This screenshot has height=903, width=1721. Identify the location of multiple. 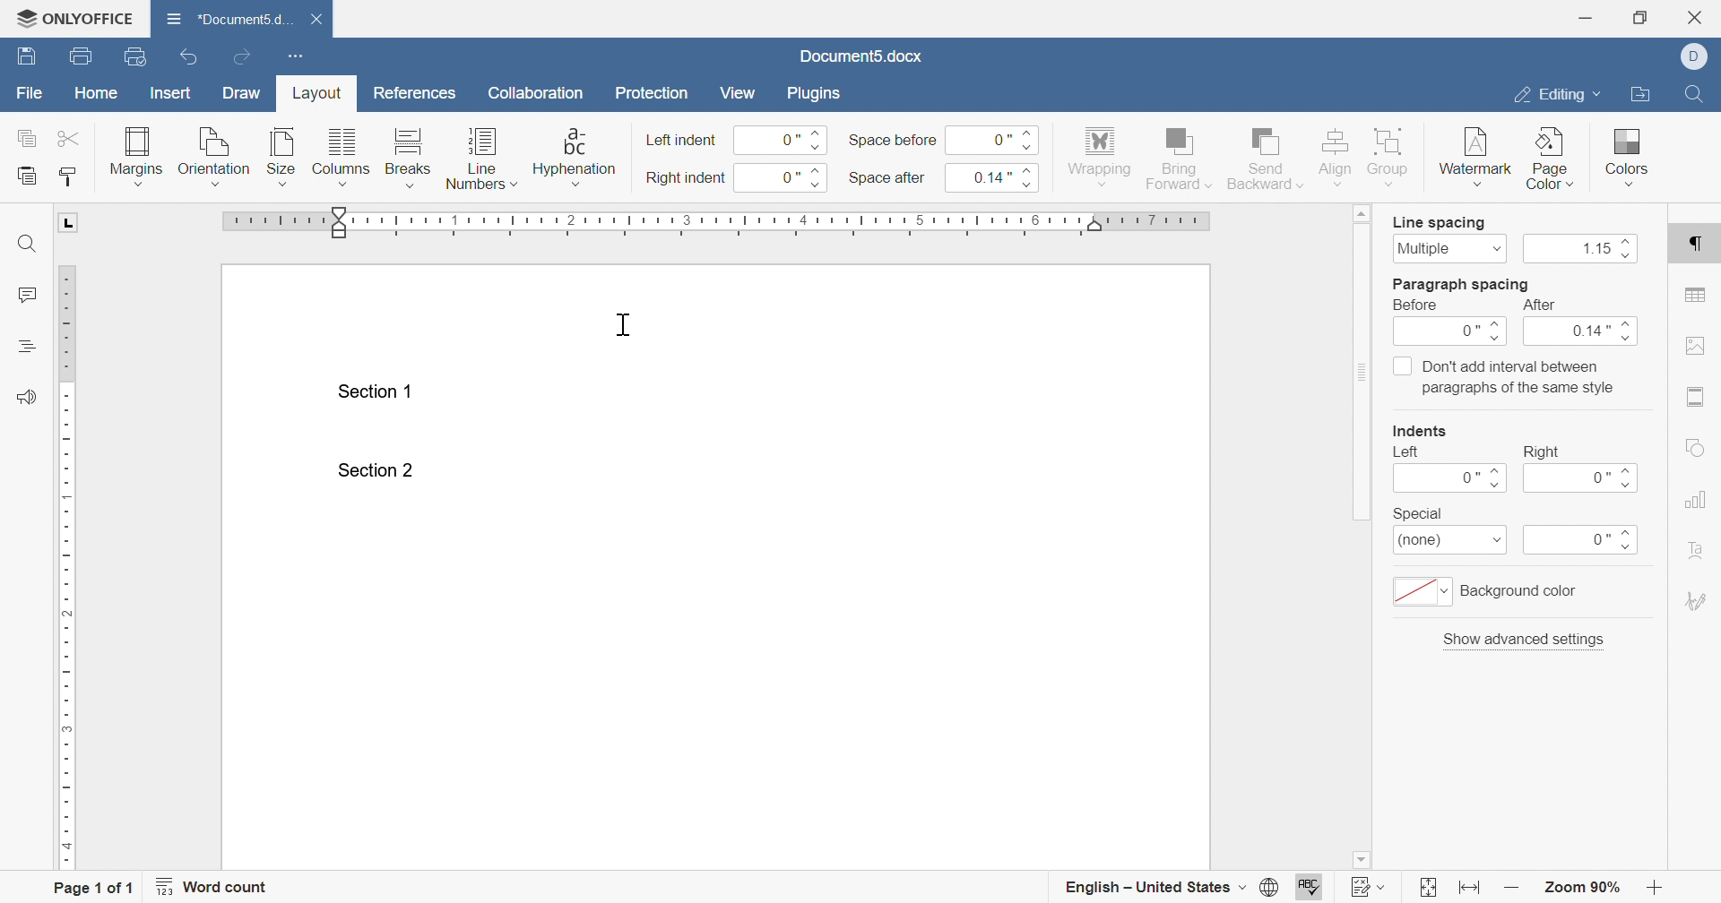
(1449, 248).